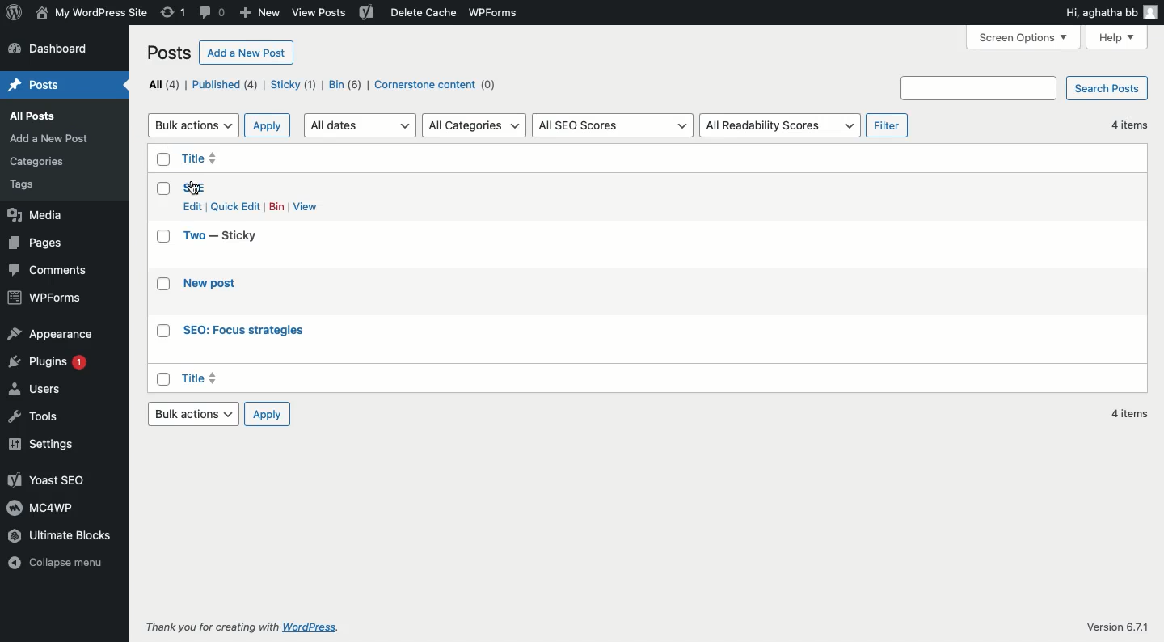 This screenshot has height=642, width=1164. What do you see at coordinates (400, 13) in the screenshot?
I see `Delete Cache` at bounding box center [400, 13].